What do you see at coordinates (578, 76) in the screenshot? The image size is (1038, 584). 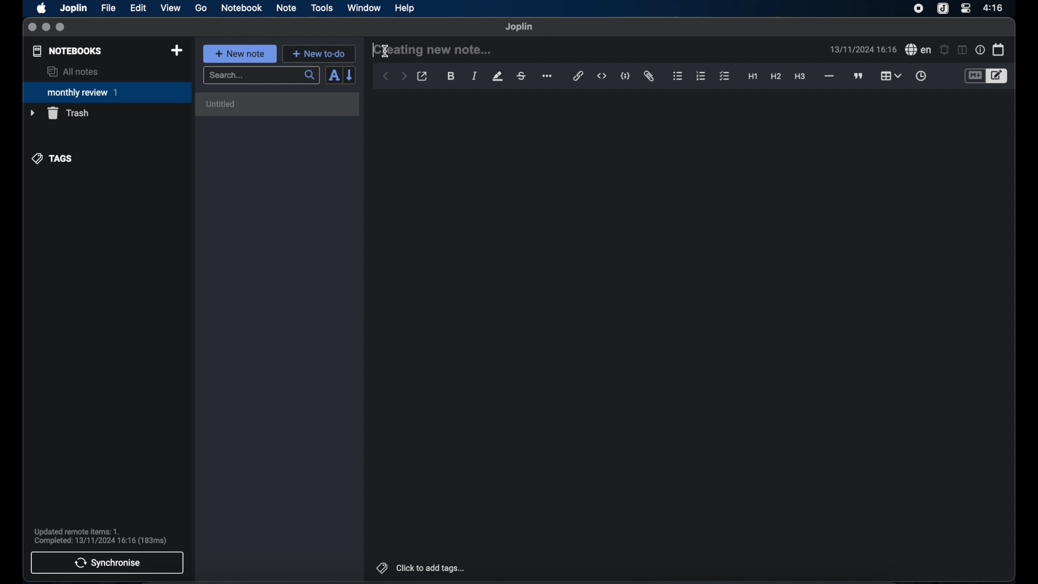 I see `hyperlink` at bounding box center [578, 76].